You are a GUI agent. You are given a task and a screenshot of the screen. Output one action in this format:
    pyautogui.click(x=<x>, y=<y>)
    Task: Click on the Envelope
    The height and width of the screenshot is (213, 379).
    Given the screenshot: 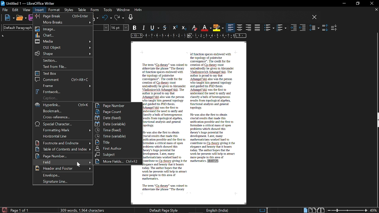 What is the action you would take?
    pyautogui.click(x=64, y=175)
    